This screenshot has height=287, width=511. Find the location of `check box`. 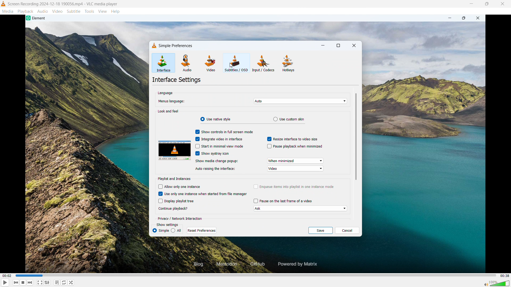

check box is located at coordinates (197, 132).